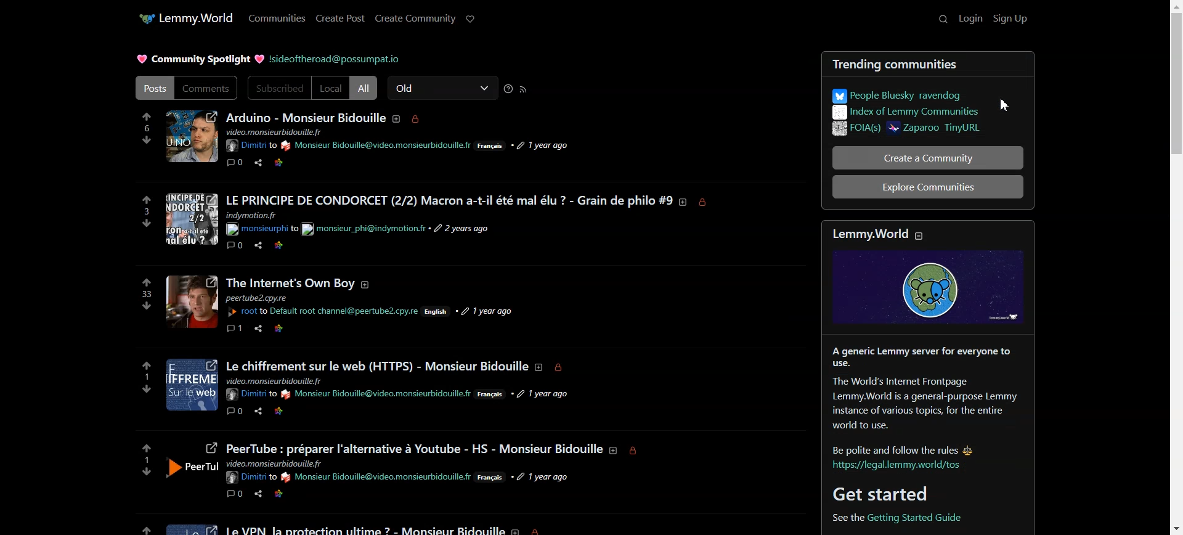  Describe the element at coordinates (370, 284) in the screenshot. I see `about` at that location.